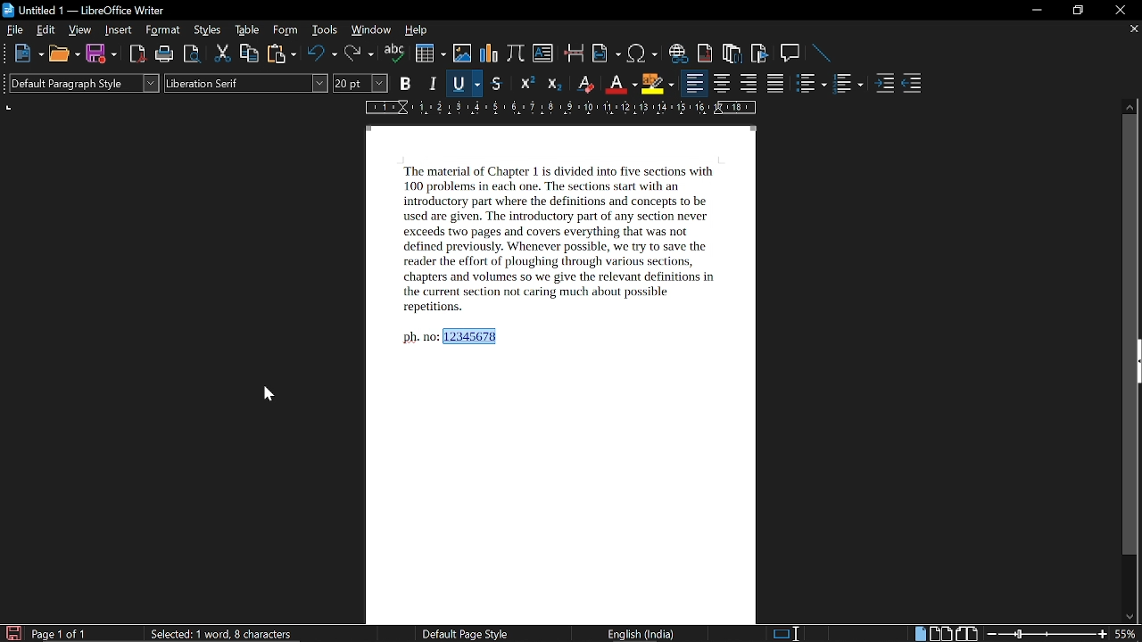 The width and height of the screenshot is (1142, 642). I want to click on view, so click(80, 31).